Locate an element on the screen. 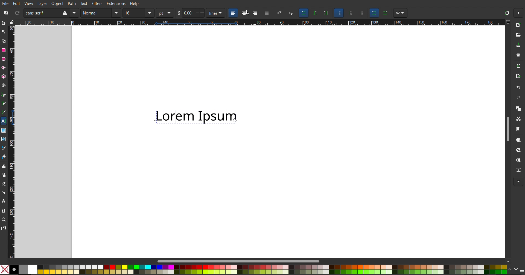  Zoom Centre Page is located at coordinates (518, 171).